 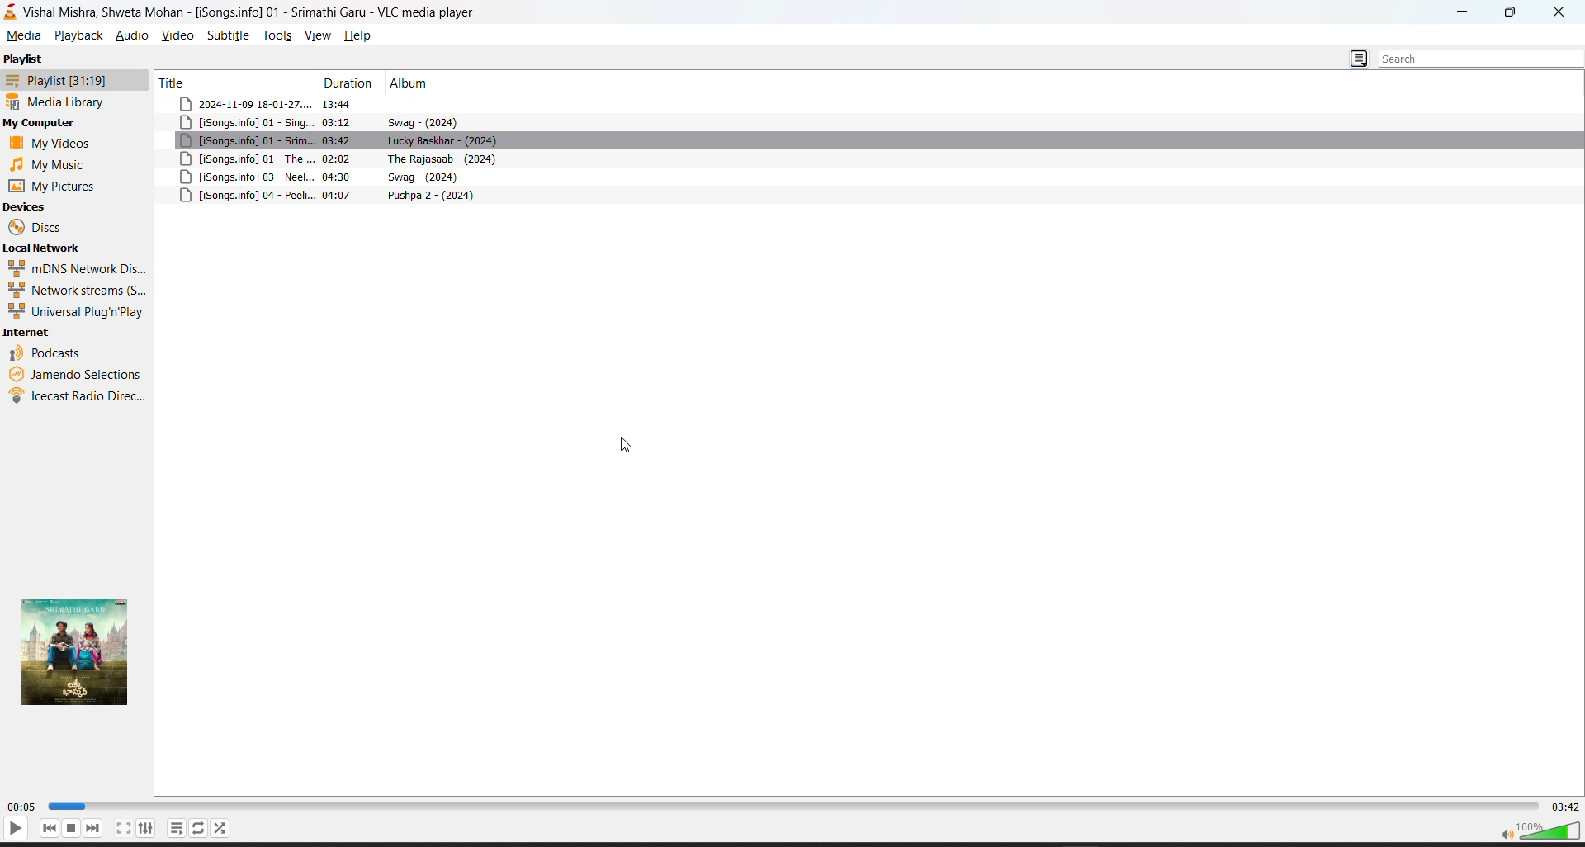 What do you see at coordinates (146, 828) in the screenshot?
I see `settings` at bounding box center [146, 828].